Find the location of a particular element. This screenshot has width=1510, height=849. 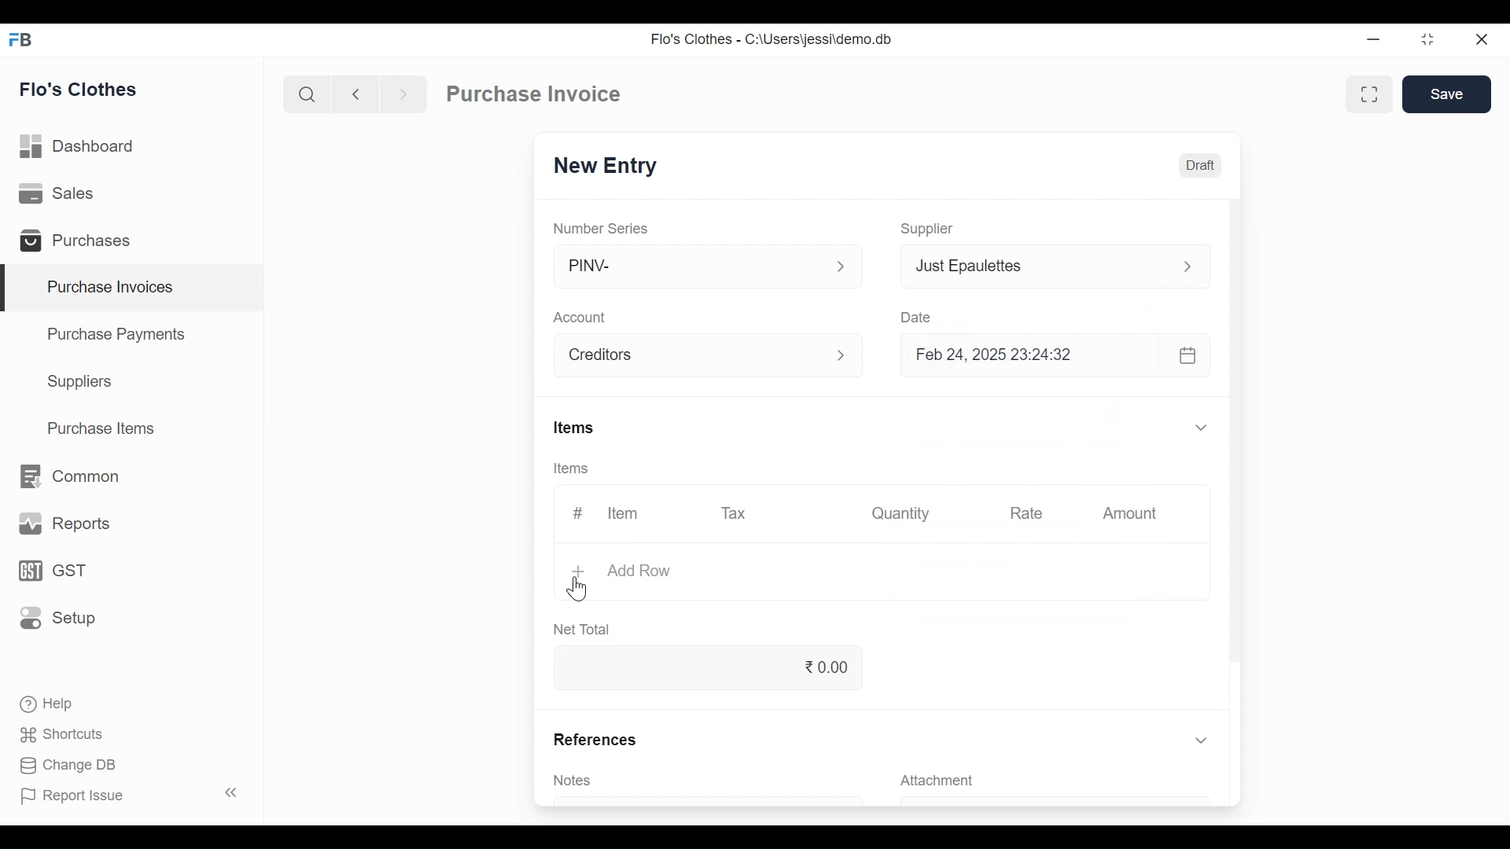

Save is located at coordinates (1447, 94).